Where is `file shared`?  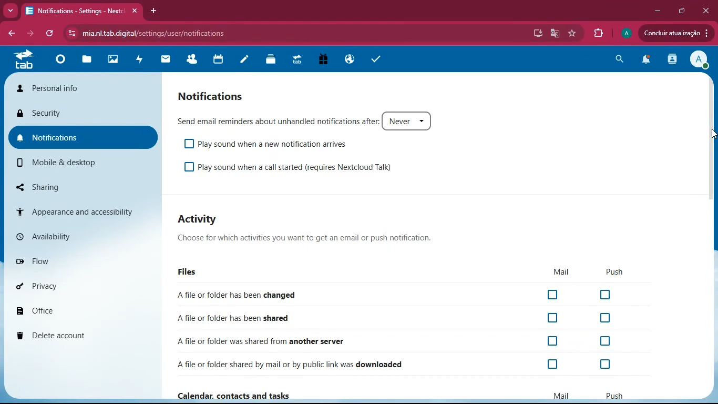 file shared is located at coordinates (230, 319).